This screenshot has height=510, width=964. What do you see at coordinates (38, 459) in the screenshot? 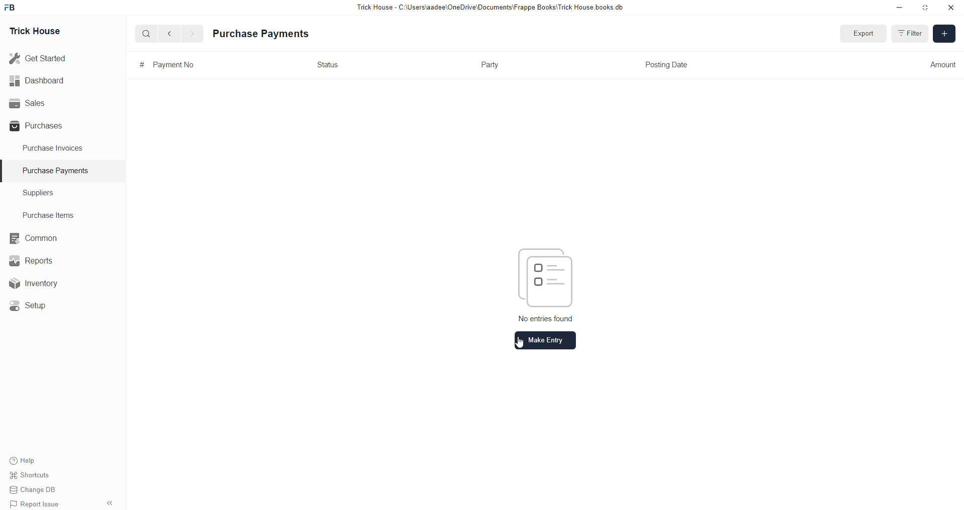
I see ` Help` at bounding box center [38, 459].